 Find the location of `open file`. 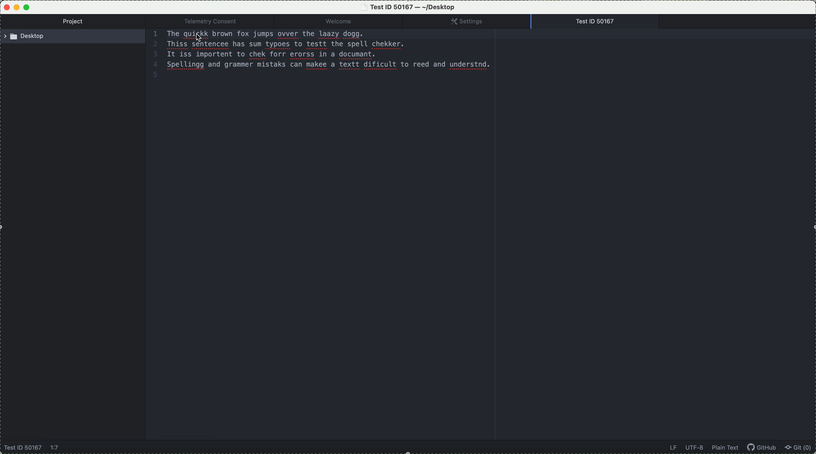

open file is located at coordinates (598, 22).